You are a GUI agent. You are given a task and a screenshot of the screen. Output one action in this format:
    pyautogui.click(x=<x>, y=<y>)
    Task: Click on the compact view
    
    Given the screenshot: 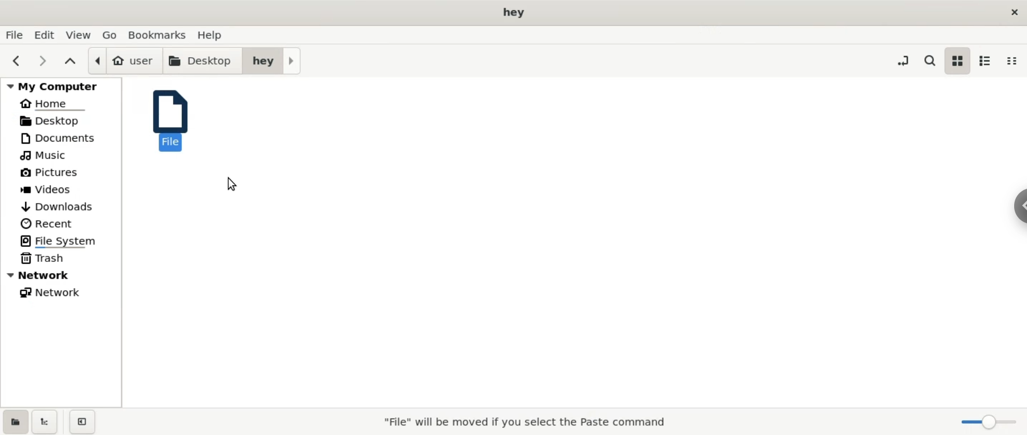 What is the action you would take?
    pyautogui.click(x=1016, y=61)
    